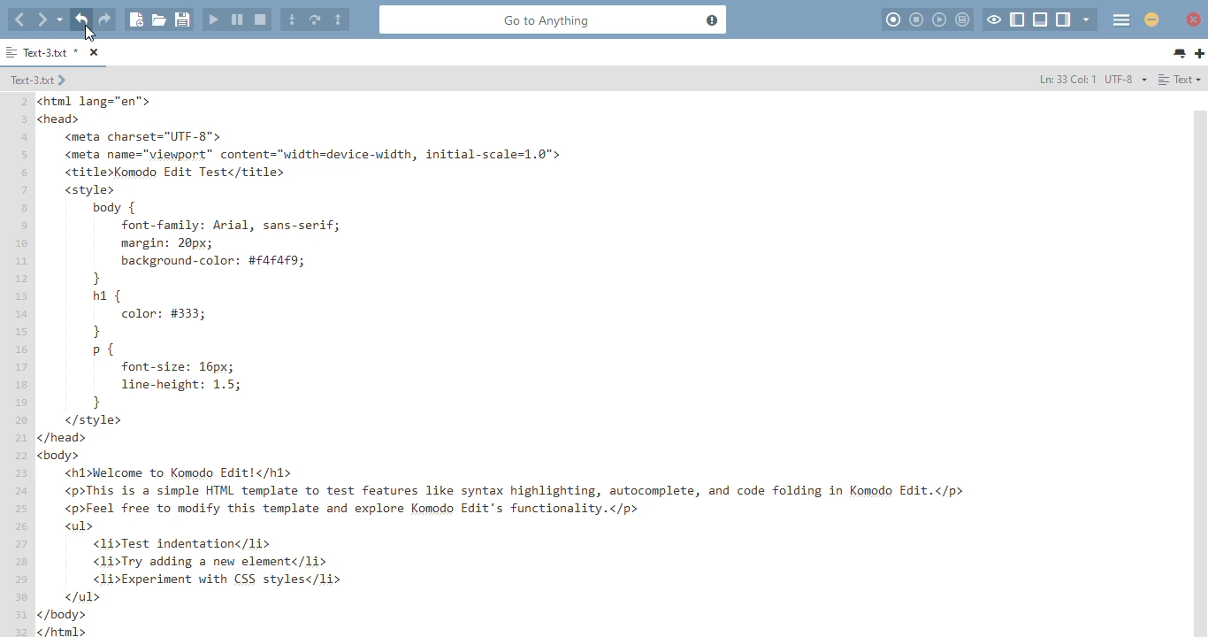 The width and height of the screenshot is (1208, 637). I want to click on start or continue debugging, so click(214, 19).